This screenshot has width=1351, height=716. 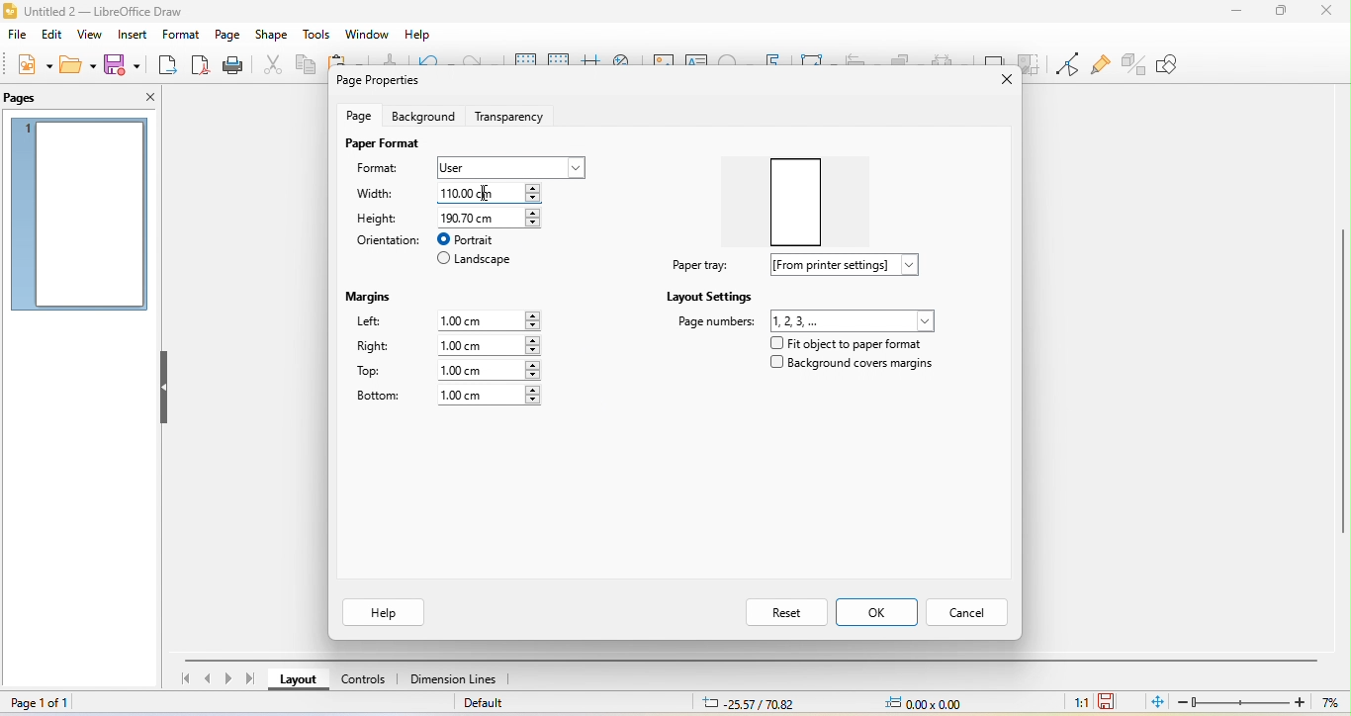 What do you see at coordinates (1134, 62) in the screenshot?
I see `toggle extrusion` at bounding box center [1134, 62].